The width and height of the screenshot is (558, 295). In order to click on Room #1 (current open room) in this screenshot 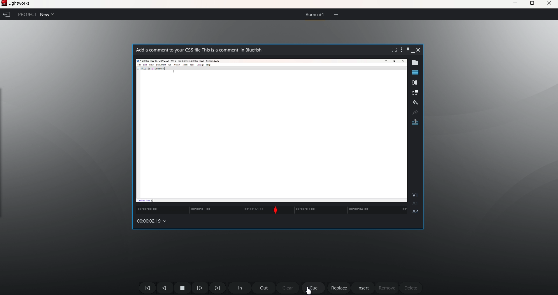, I will do `click(315, 16)`.